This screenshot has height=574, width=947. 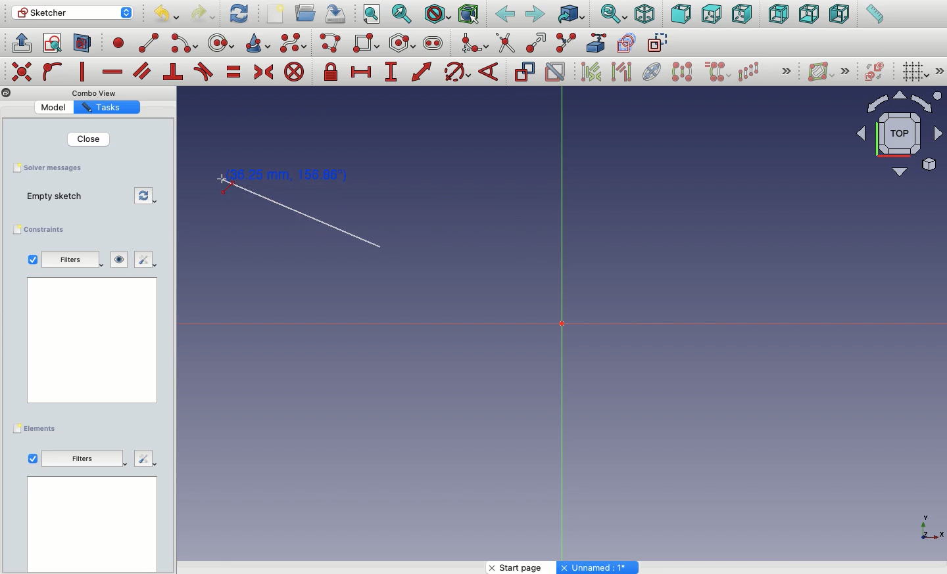 What do you see at coordinates (504, 15) in the screenshot?
I see `Back` at bounding box center [504, 15].